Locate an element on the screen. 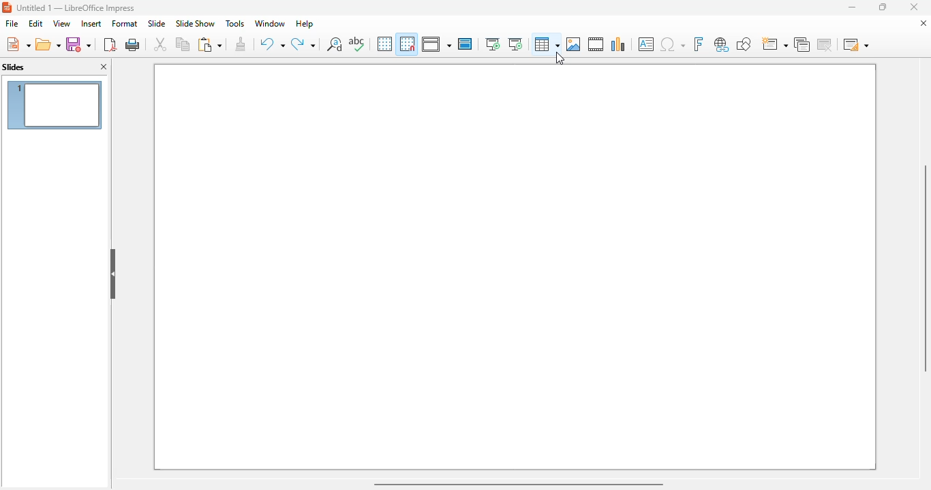 This screenshot has width=931, height=490. insert audio or video is located at coordinates (596, 44).